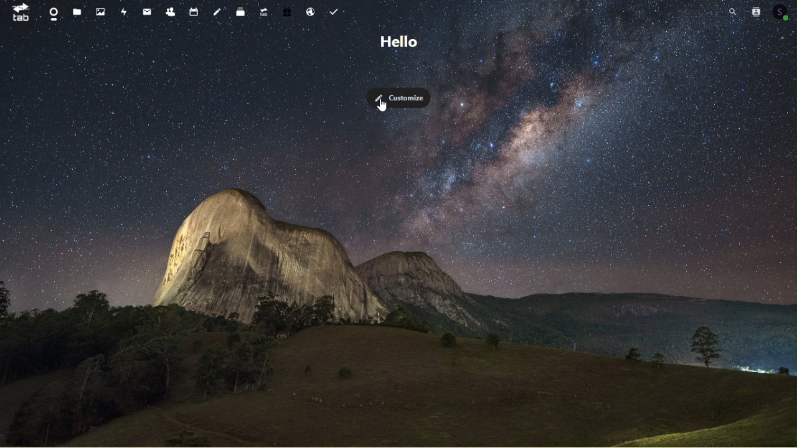 Image resolution: width=797 pixels, height=448 pixels. What do you see at coordinates (101, 11) in the screenshot?
I see `Photos` at bounding box center [101, 11].